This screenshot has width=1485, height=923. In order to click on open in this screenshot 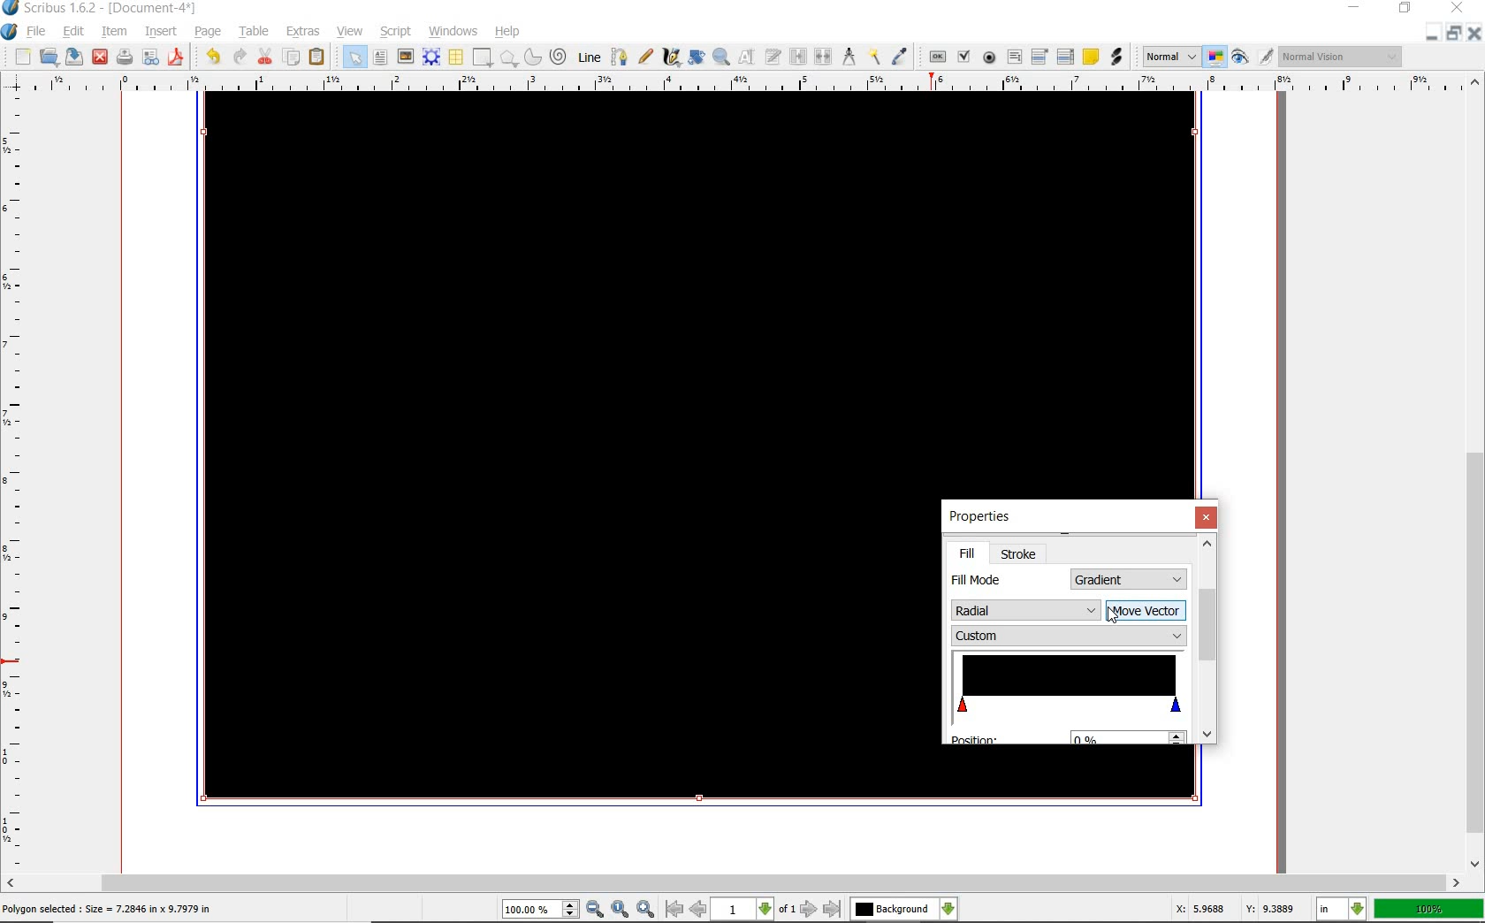, I will do `click(49, 57)`.